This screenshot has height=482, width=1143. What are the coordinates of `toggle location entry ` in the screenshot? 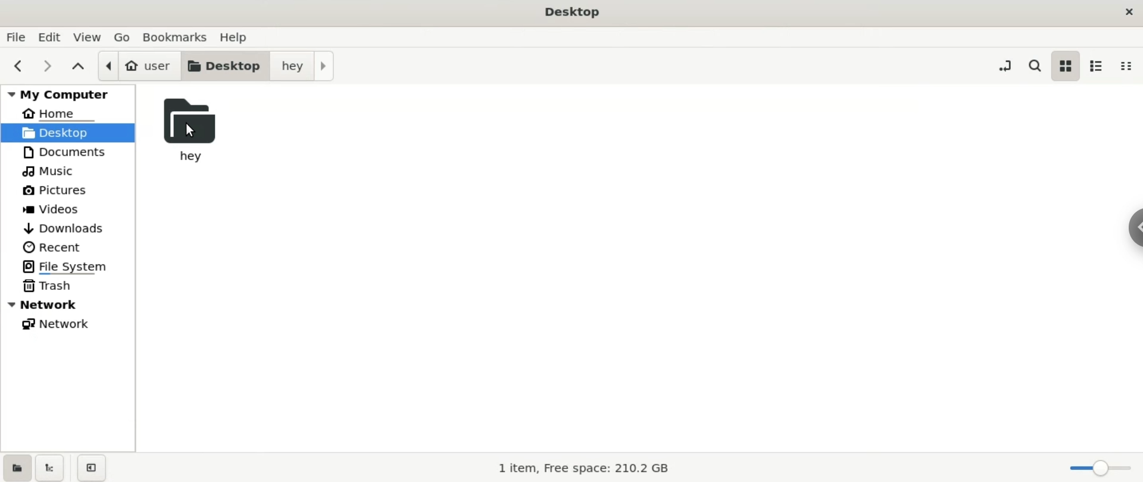 It's located at (1003, 62).